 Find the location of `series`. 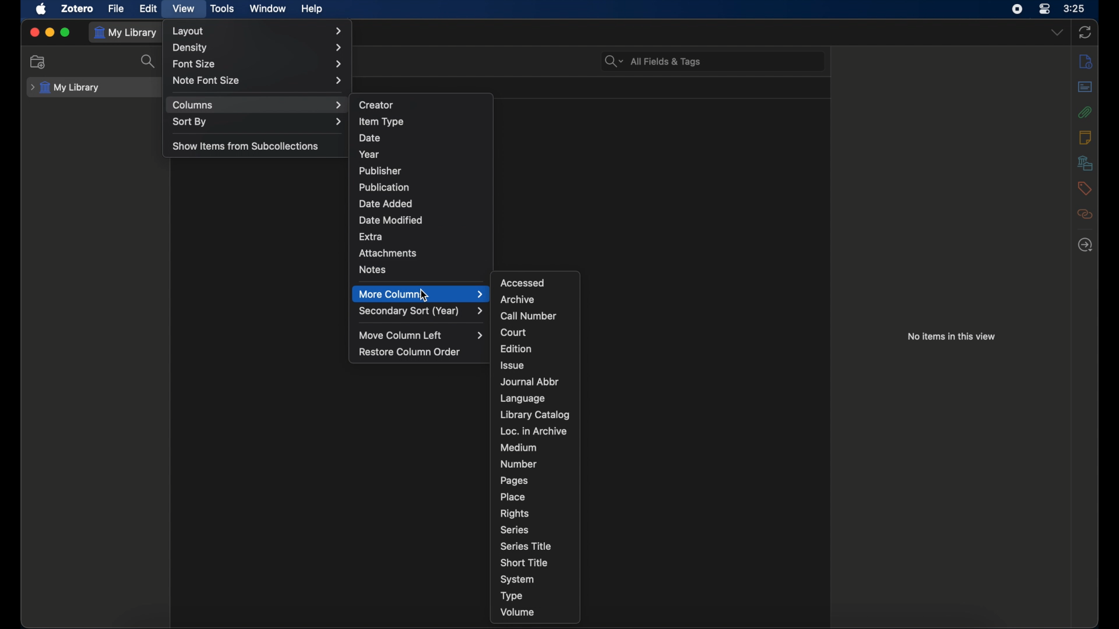

series is located at coordinates (514, 529).